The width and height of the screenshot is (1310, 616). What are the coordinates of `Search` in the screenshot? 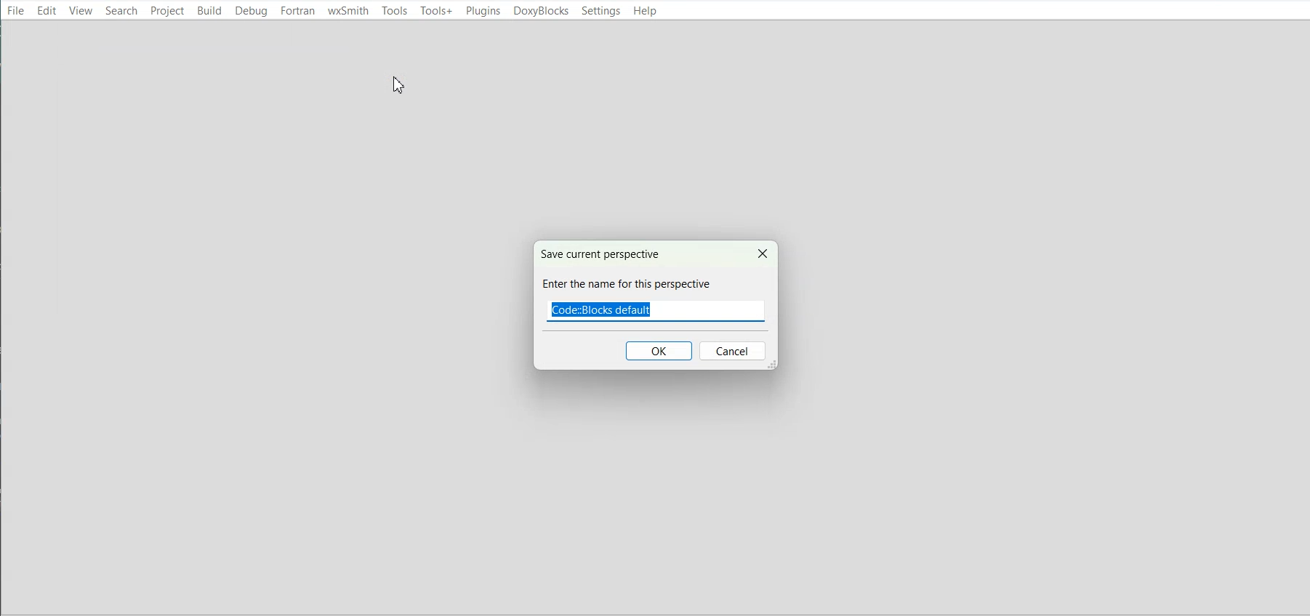 It's located at (121, 10).